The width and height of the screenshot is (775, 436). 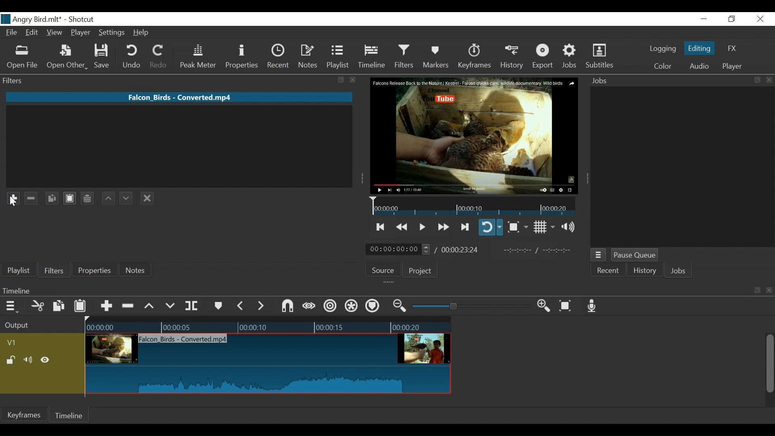 What do you see at coordinates (133, 57) in the screenshot?
I see `Undo` at bounding box center [133, 57].